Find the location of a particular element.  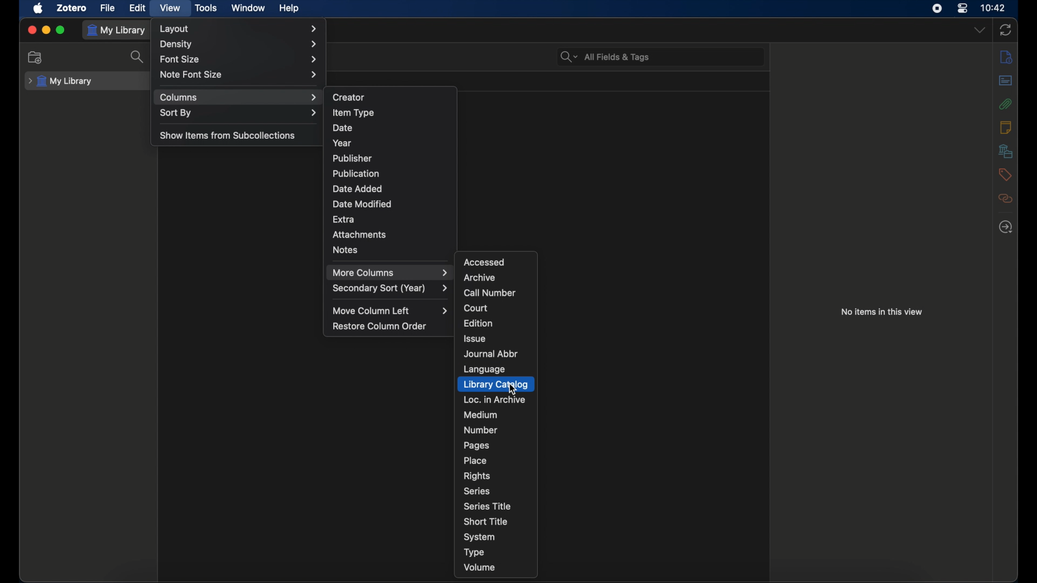

help is located at coordinates (289, 9).